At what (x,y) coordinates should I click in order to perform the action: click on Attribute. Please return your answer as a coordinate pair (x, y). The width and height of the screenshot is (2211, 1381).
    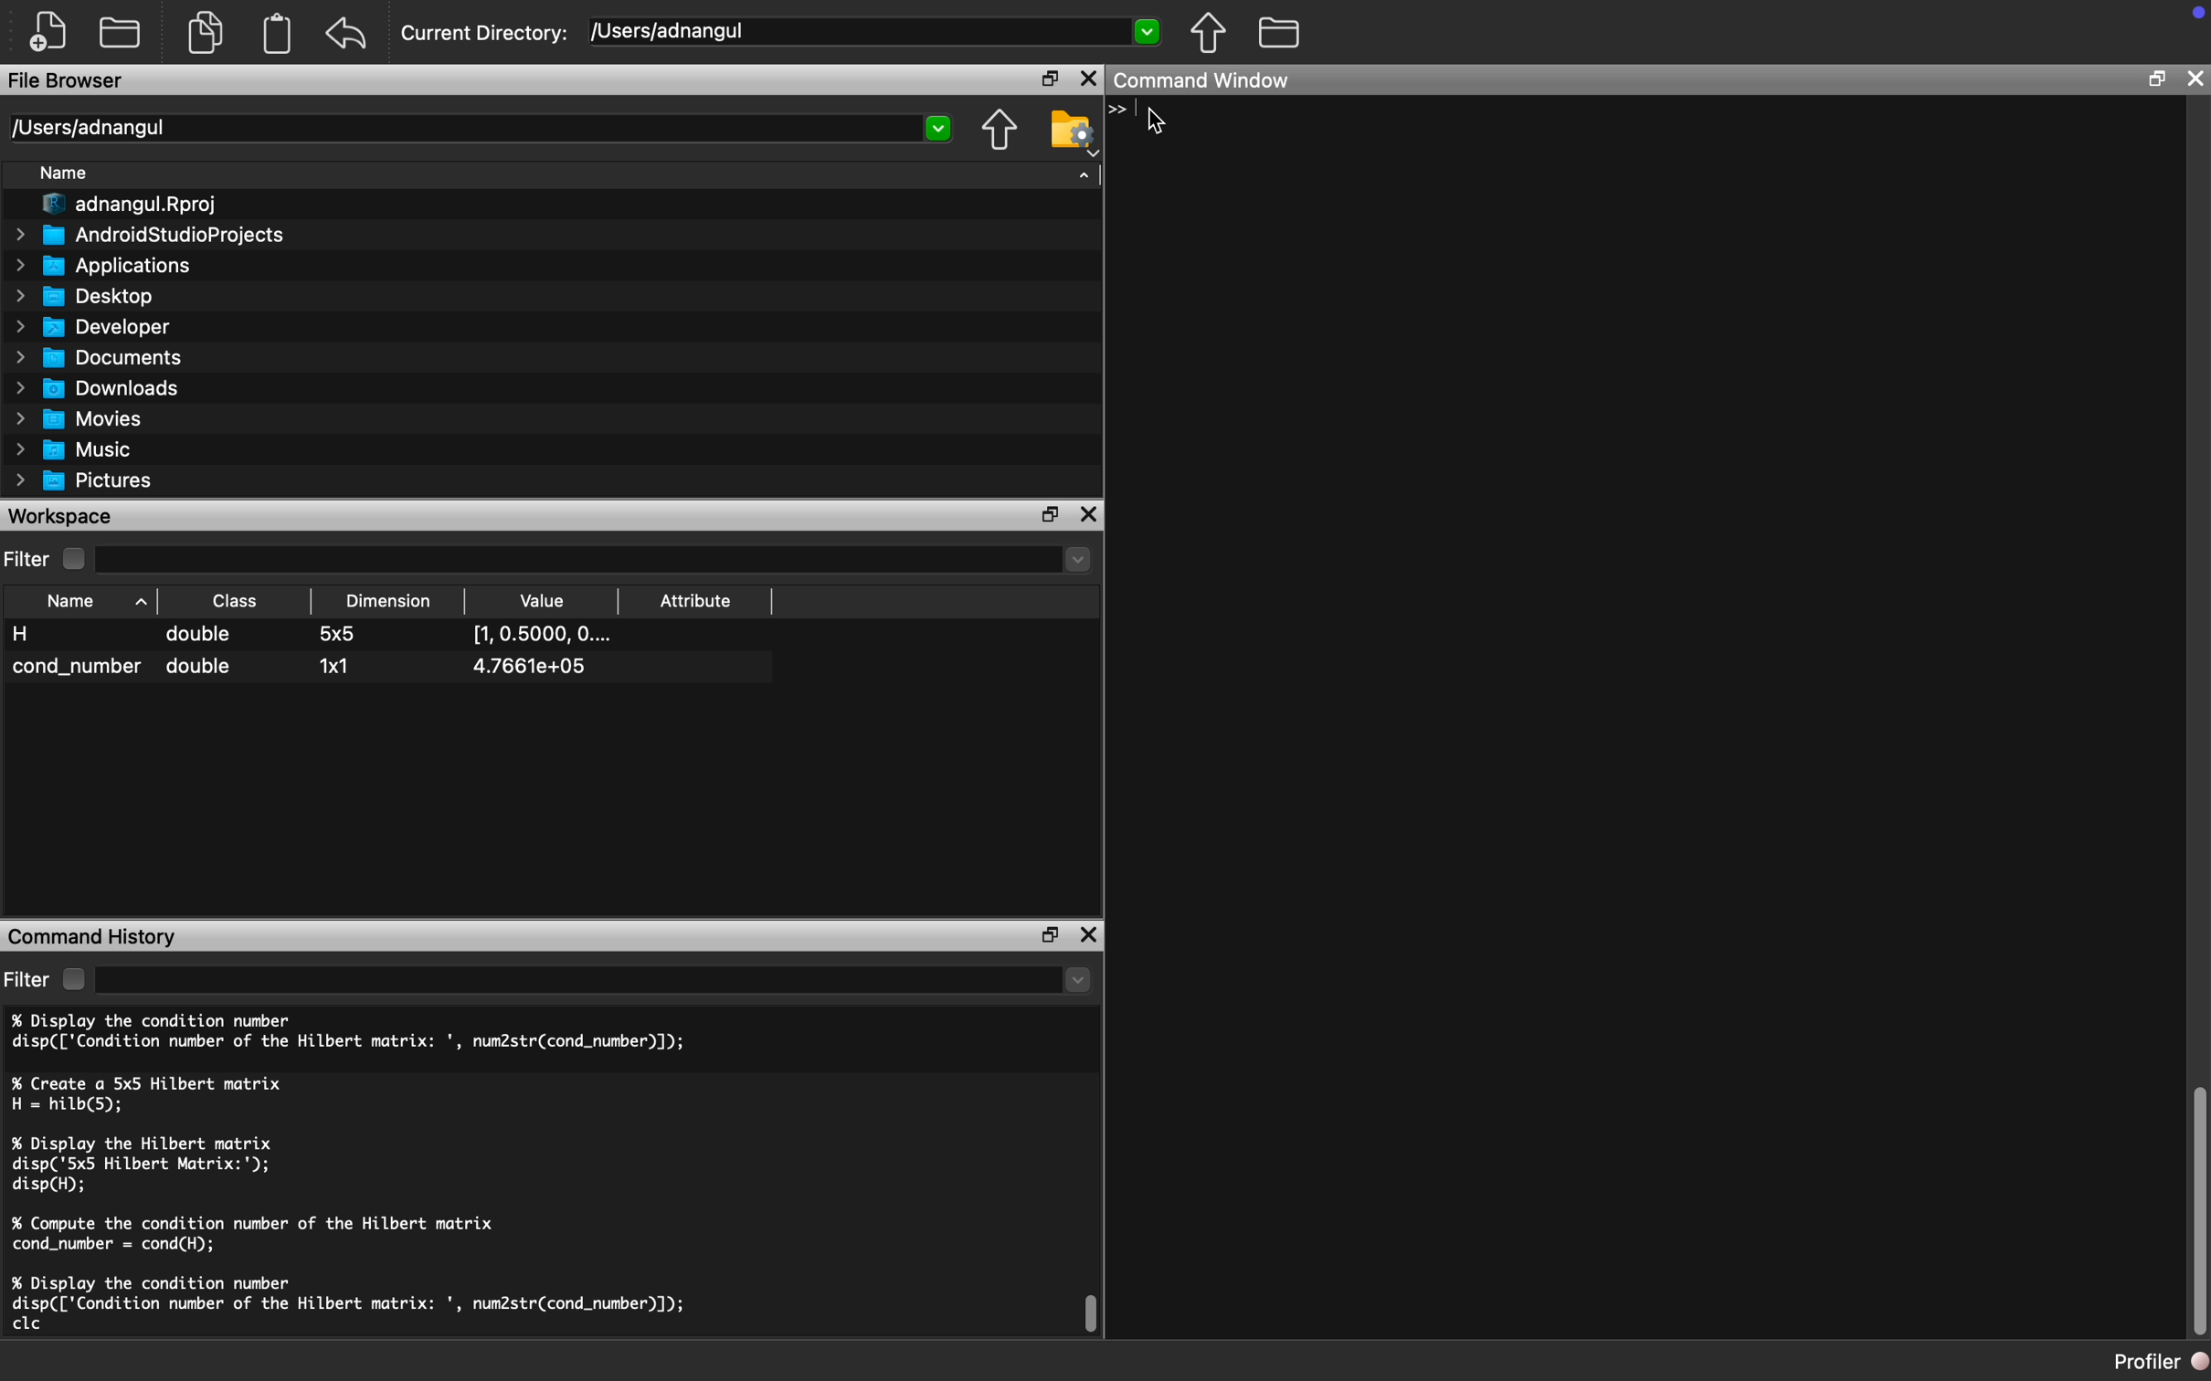
    Looking at the image, I should click on (702, 600).